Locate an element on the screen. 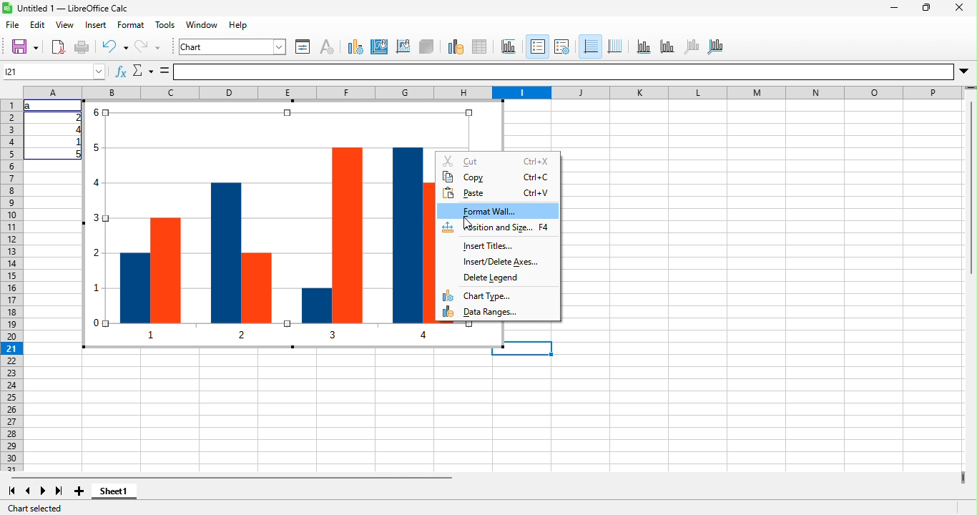 The image size is (977, 515). undo is located at coordinates (115, 47).